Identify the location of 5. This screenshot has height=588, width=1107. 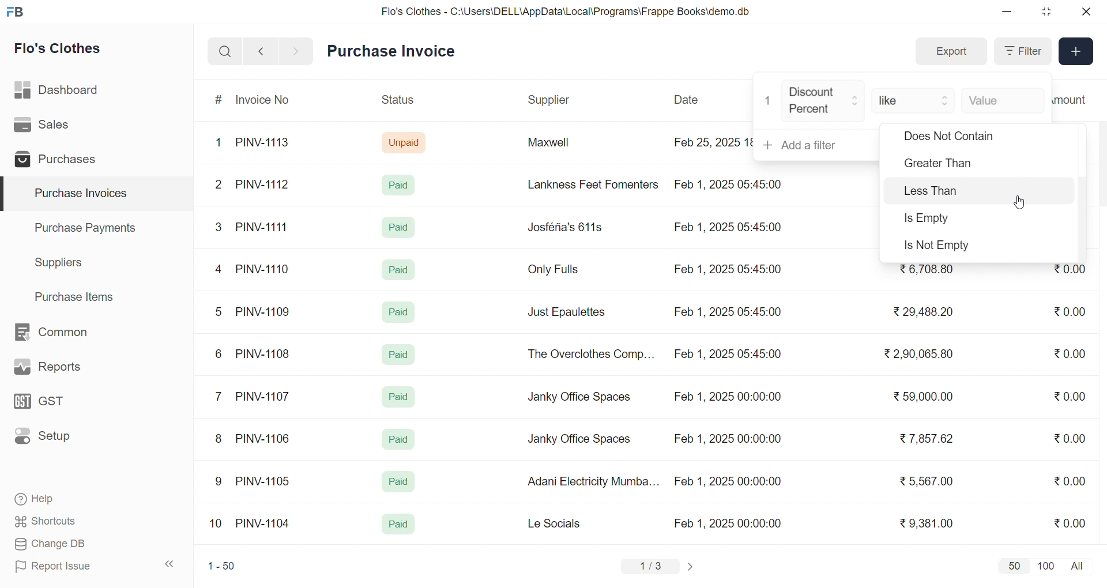
(218, 311).